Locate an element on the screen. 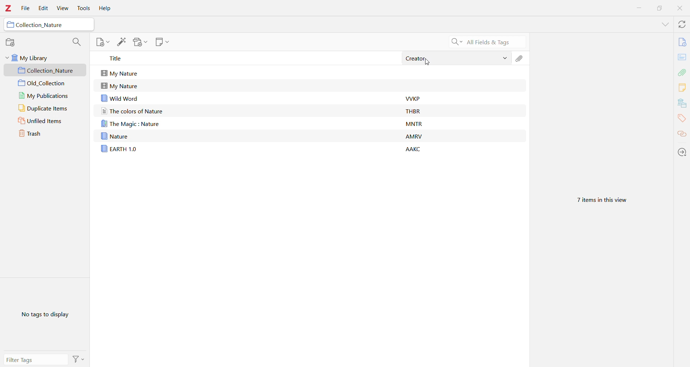 The height and width of the screenshot is (367, 690). Creator information is located at coordinates (420, 122).